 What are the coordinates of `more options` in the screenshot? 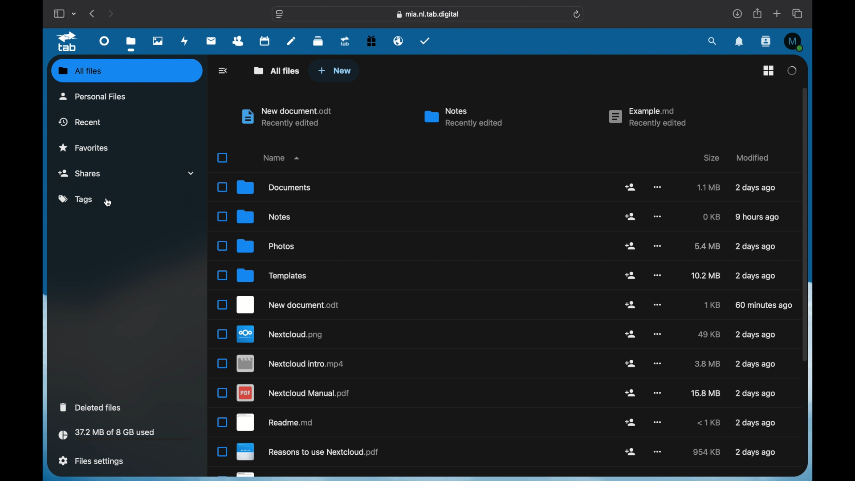 It's located at (657, 275).